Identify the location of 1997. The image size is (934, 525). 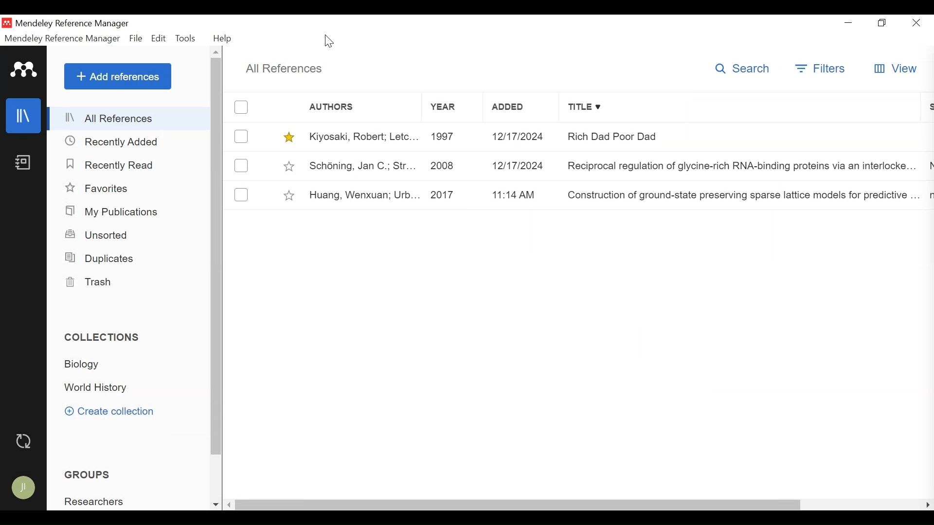
(449, 137).